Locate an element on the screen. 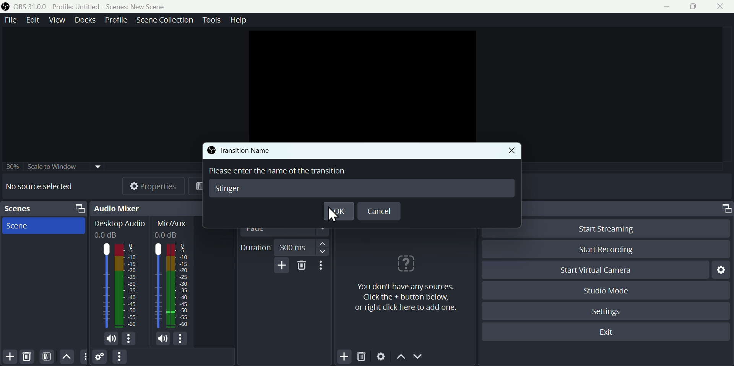   is located at coordinates (239, 21).